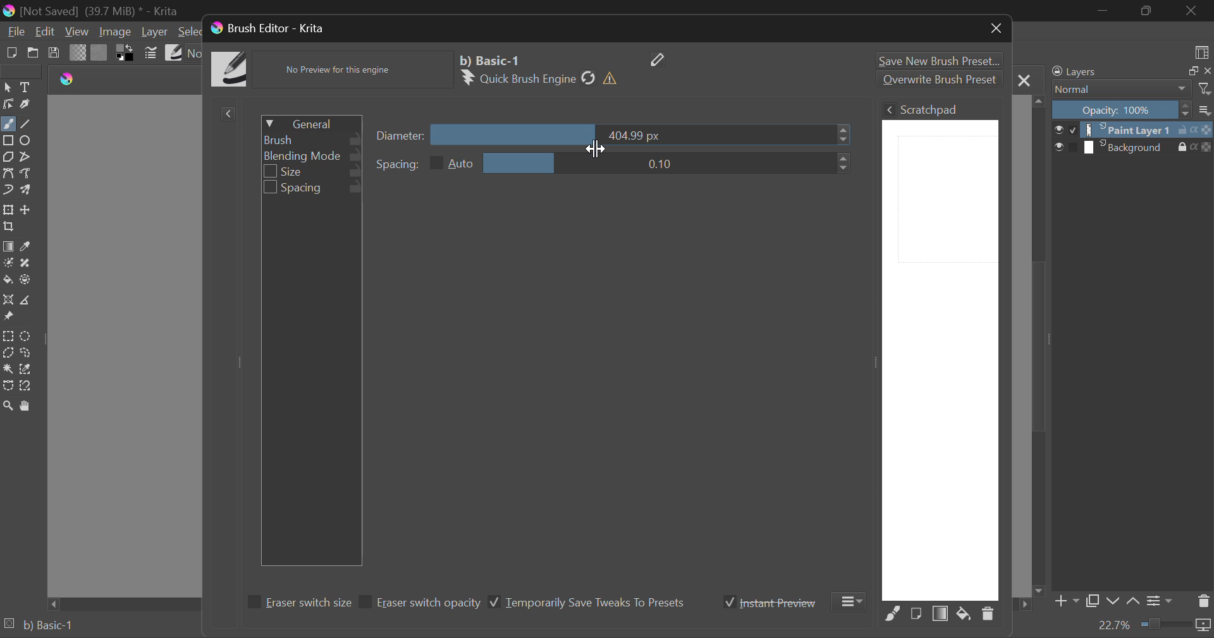 This screenshot has width=1214, height=638. Describe the element at coordinates (27, 299) in the screenshot. I see `Measurement` at that location.